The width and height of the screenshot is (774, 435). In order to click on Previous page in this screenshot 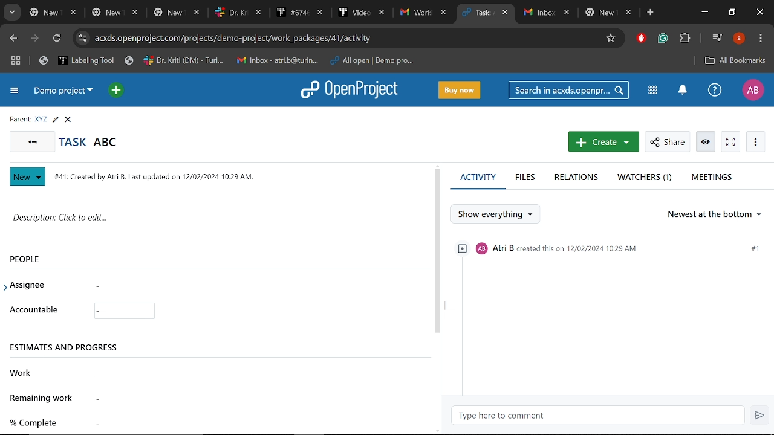, I will do `click(14, 39)`.